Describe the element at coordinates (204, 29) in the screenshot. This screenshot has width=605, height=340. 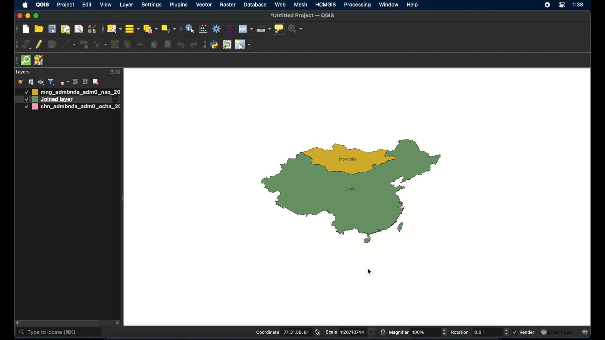
I see `open field calculator` at that location.